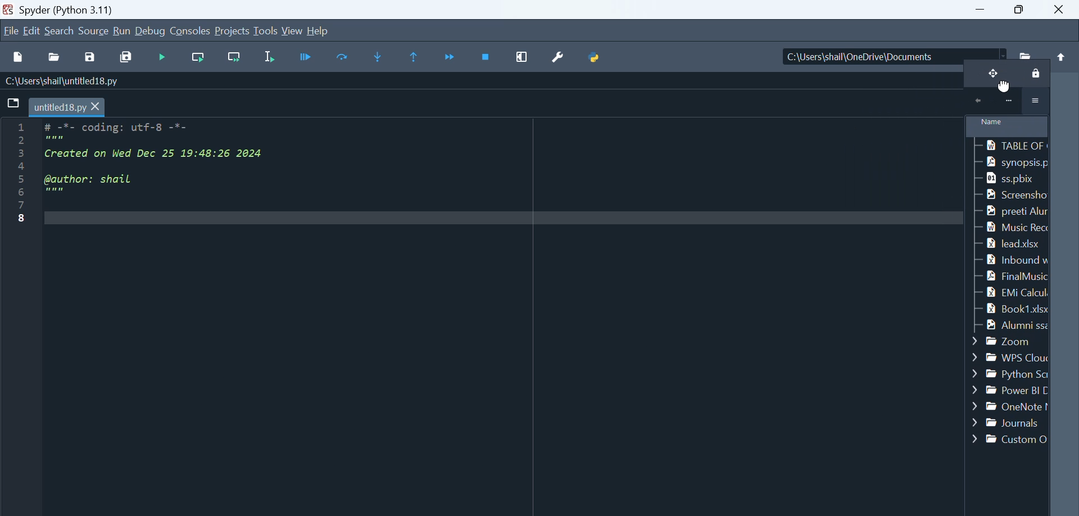 The height and width of the screenshot is (516, 1079). What do you see at coordinates (1011, 211) in the screenshot?
I see `preeti Alur.` at bounding box center [1011, 211].